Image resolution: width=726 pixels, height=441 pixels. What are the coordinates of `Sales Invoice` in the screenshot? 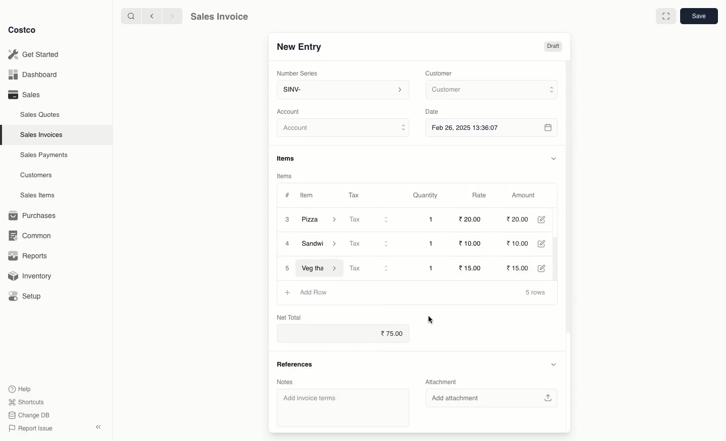 It's located at (219, 18).